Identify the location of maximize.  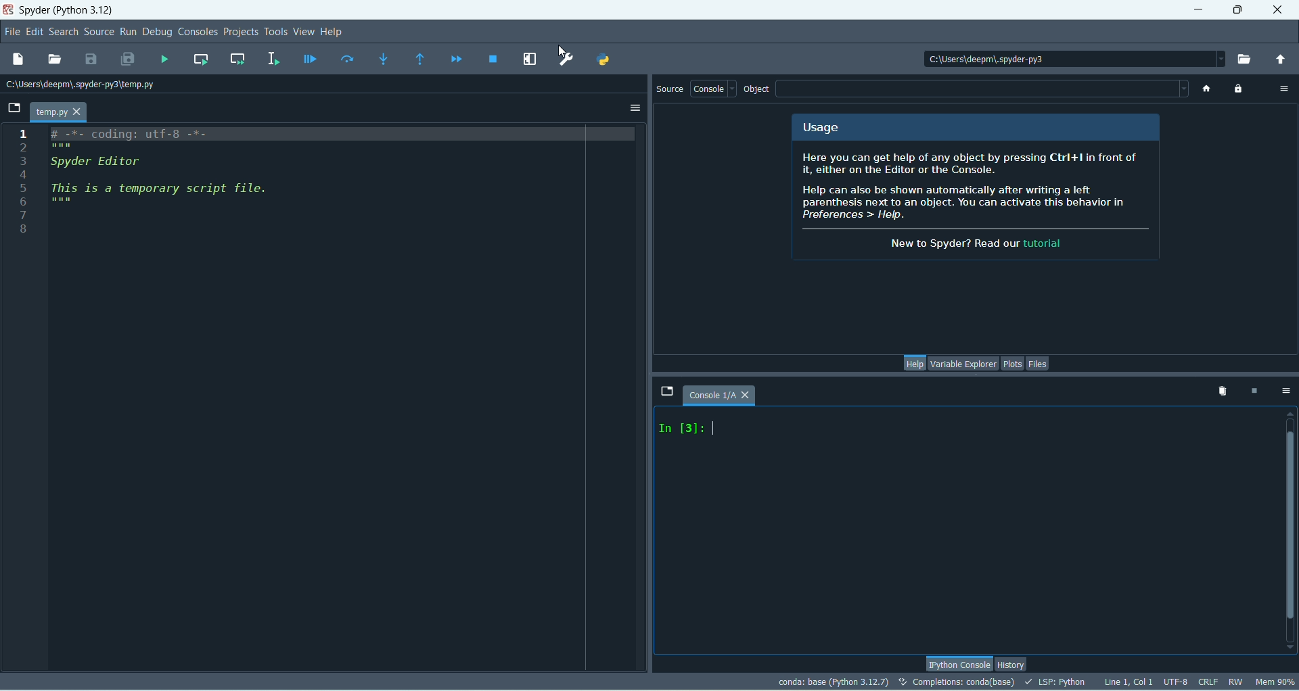
(1237, 10).